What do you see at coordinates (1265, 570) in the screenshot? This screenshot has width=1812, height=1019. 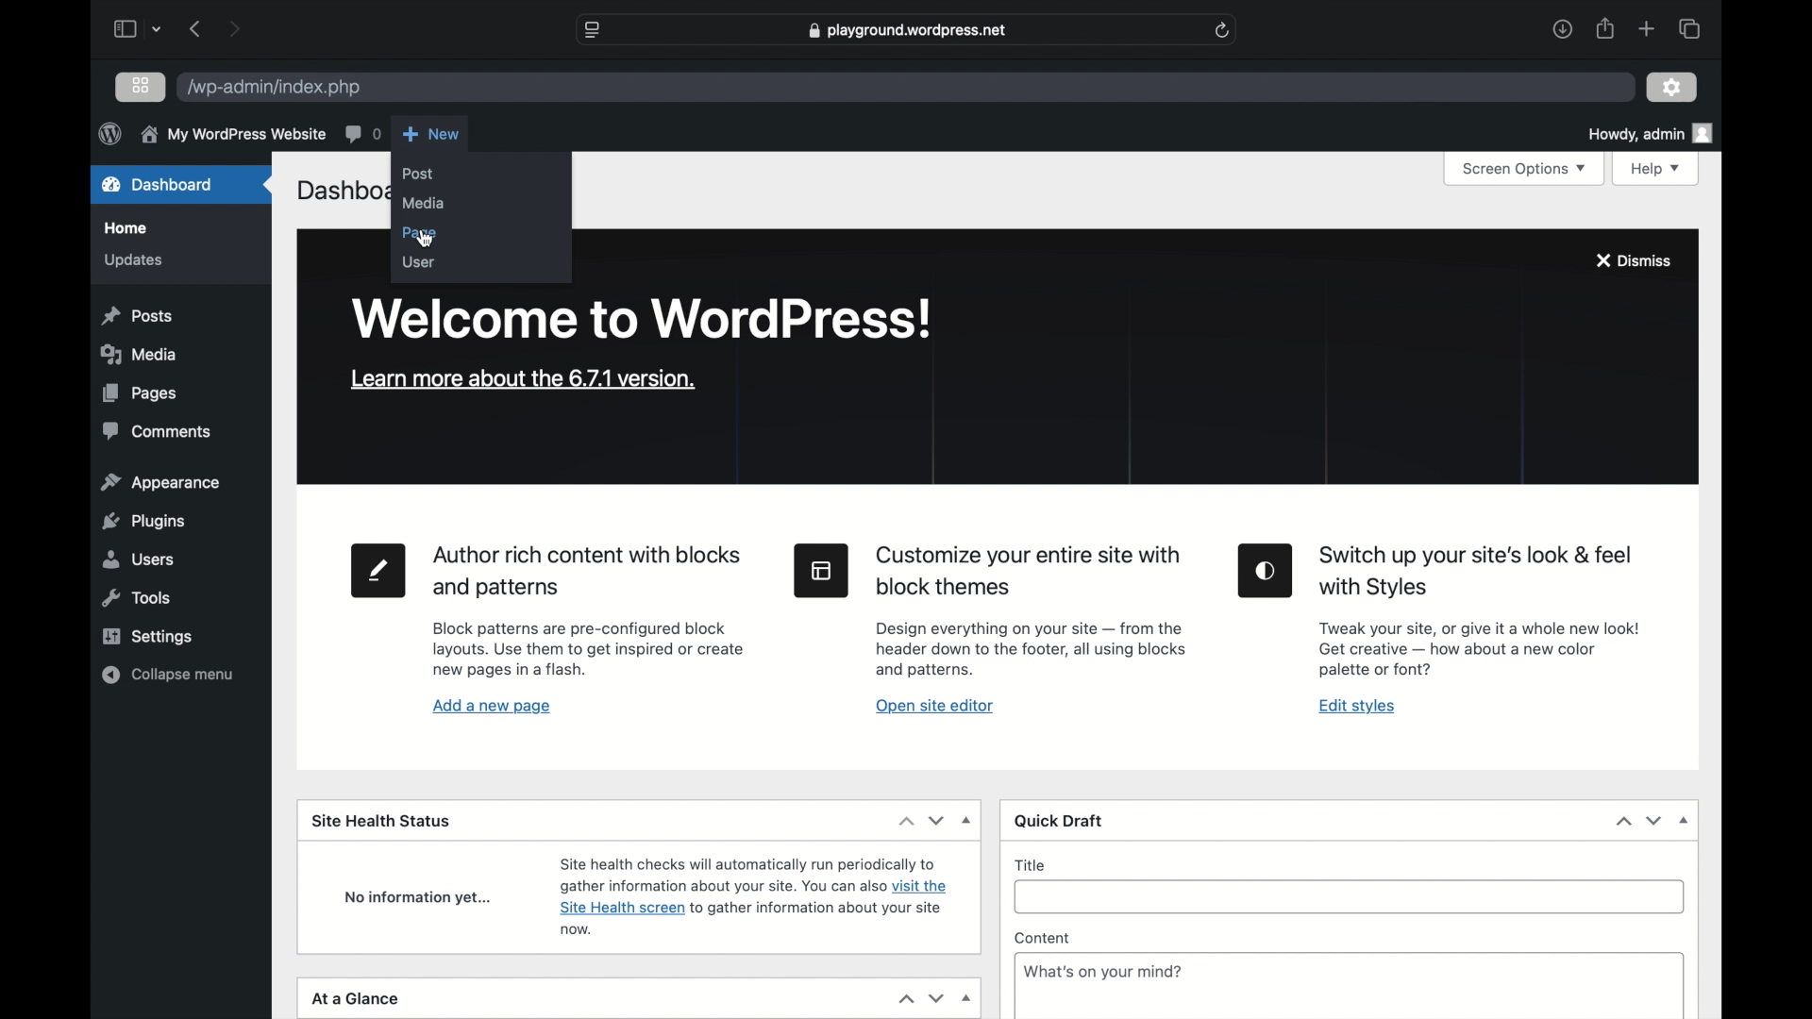 I see `edit styles` at bounding box center [1265, 570].